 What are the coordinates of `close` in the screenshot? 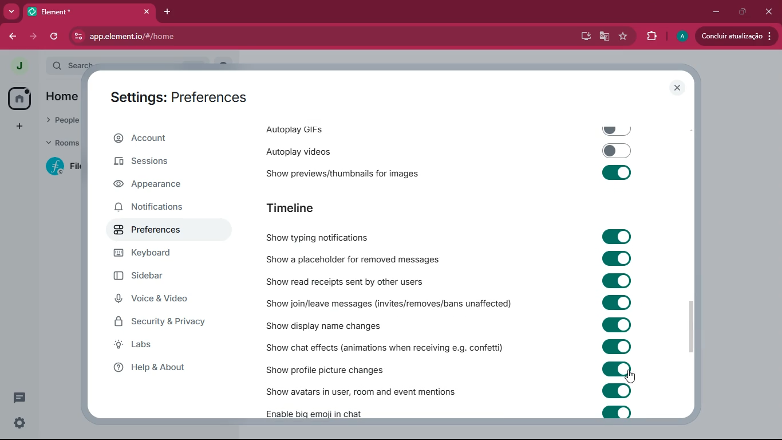 It's located at (677, 88).